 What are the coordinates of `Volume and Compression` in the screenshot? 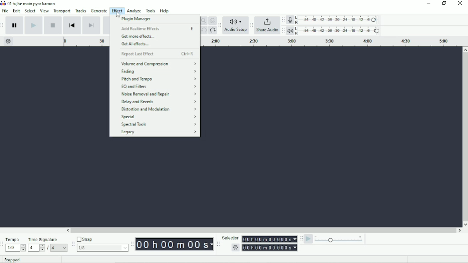 It's located at (157, 63).